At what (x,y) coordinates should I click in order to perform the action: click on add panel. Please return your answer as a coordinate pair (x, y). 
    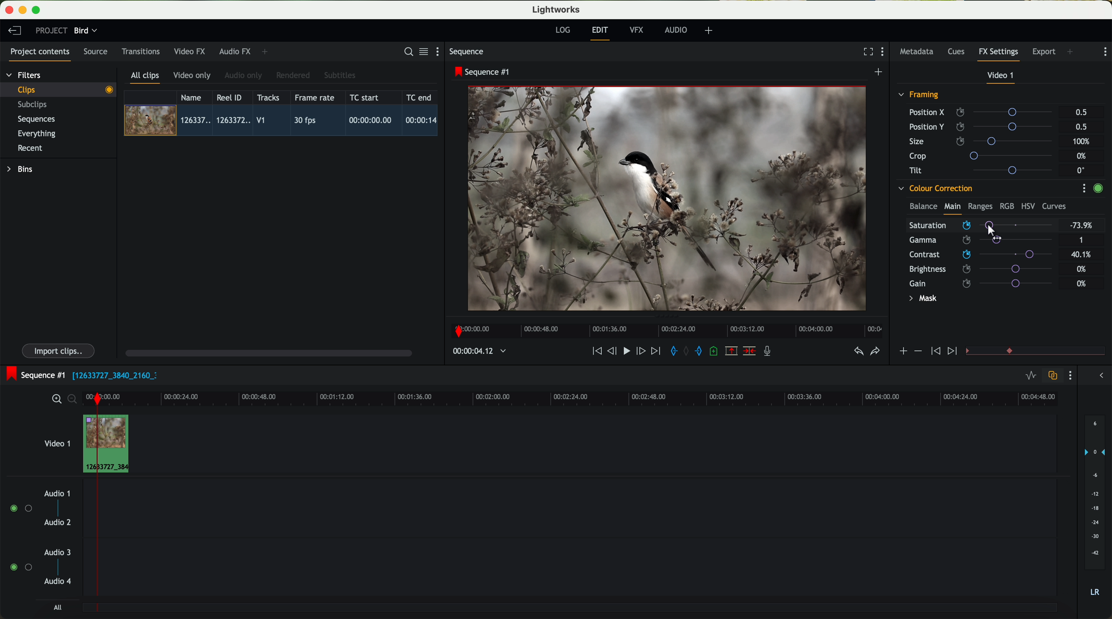
    Looking at the image, I should click on (1072, 53).